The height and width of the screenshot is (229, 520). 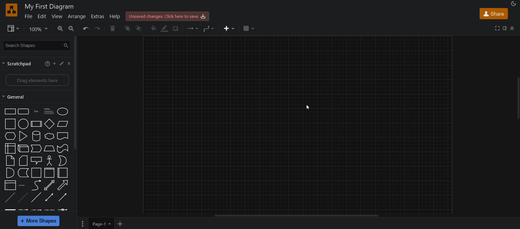 I want to click on to back, so click(x=140, y=28).